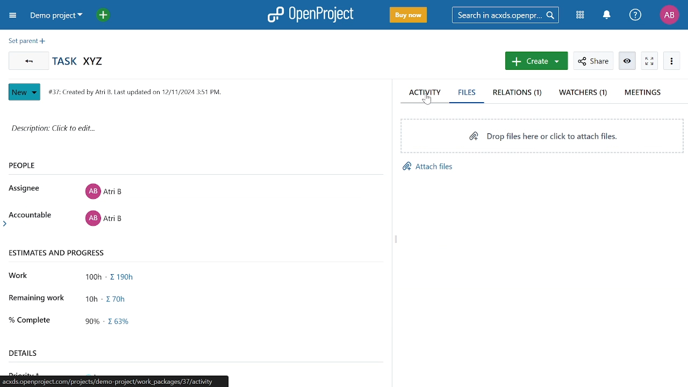 This screenshot has height=387, width=688. Describe the element at coordinates (33, 213) in the screenshot. I see `Accountable` at that location.